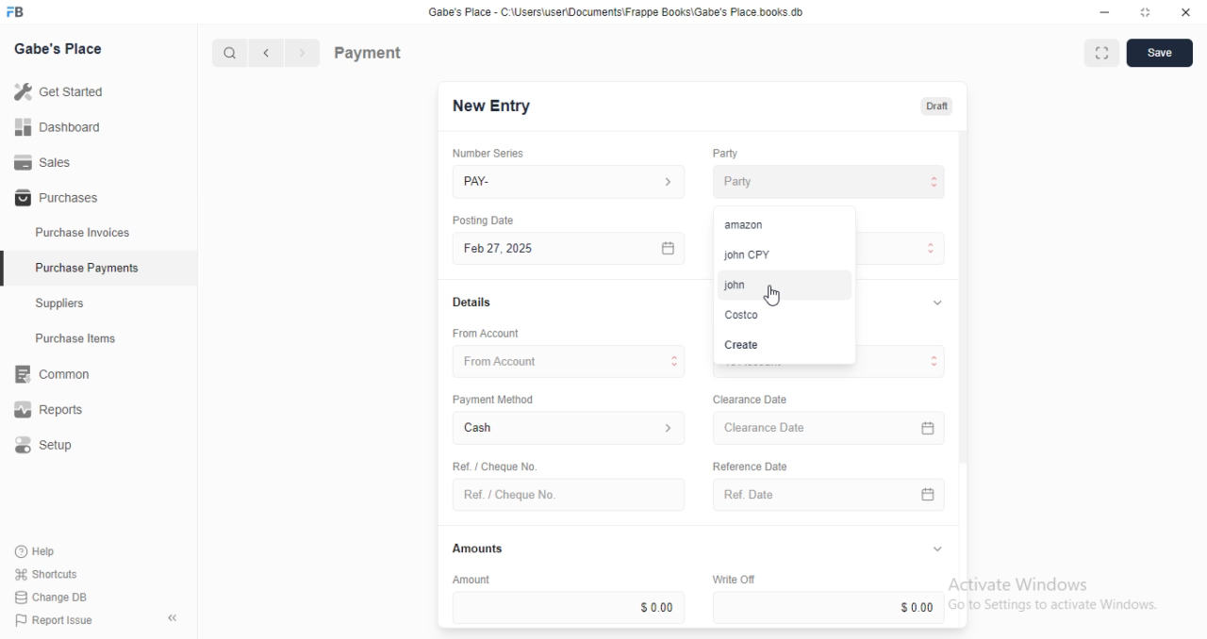  Describe the element at coordinates (485, 333) in the screenshot. I see `‘From Account` at that location.